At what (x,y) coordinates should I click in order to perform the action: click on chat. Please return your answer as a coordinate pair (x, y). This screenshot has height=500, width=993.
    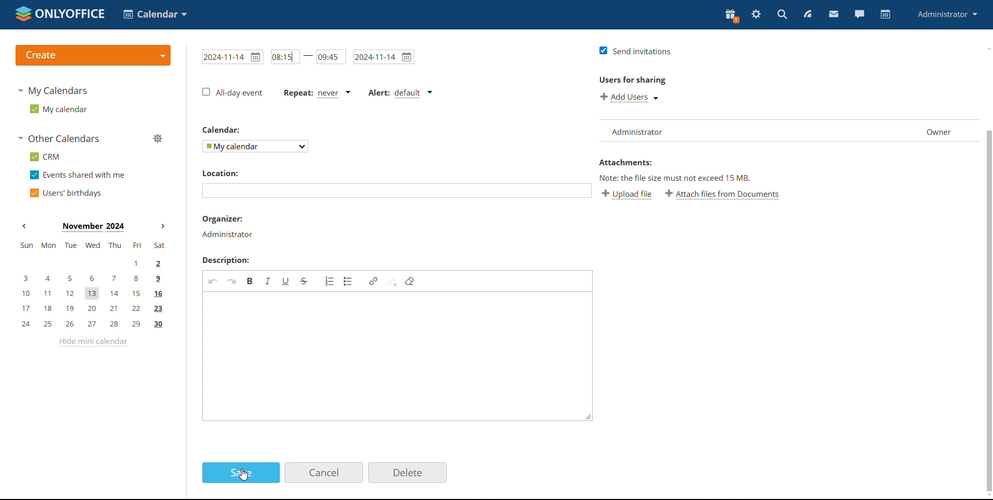
    Looking at the image, I should click on (859, 14).